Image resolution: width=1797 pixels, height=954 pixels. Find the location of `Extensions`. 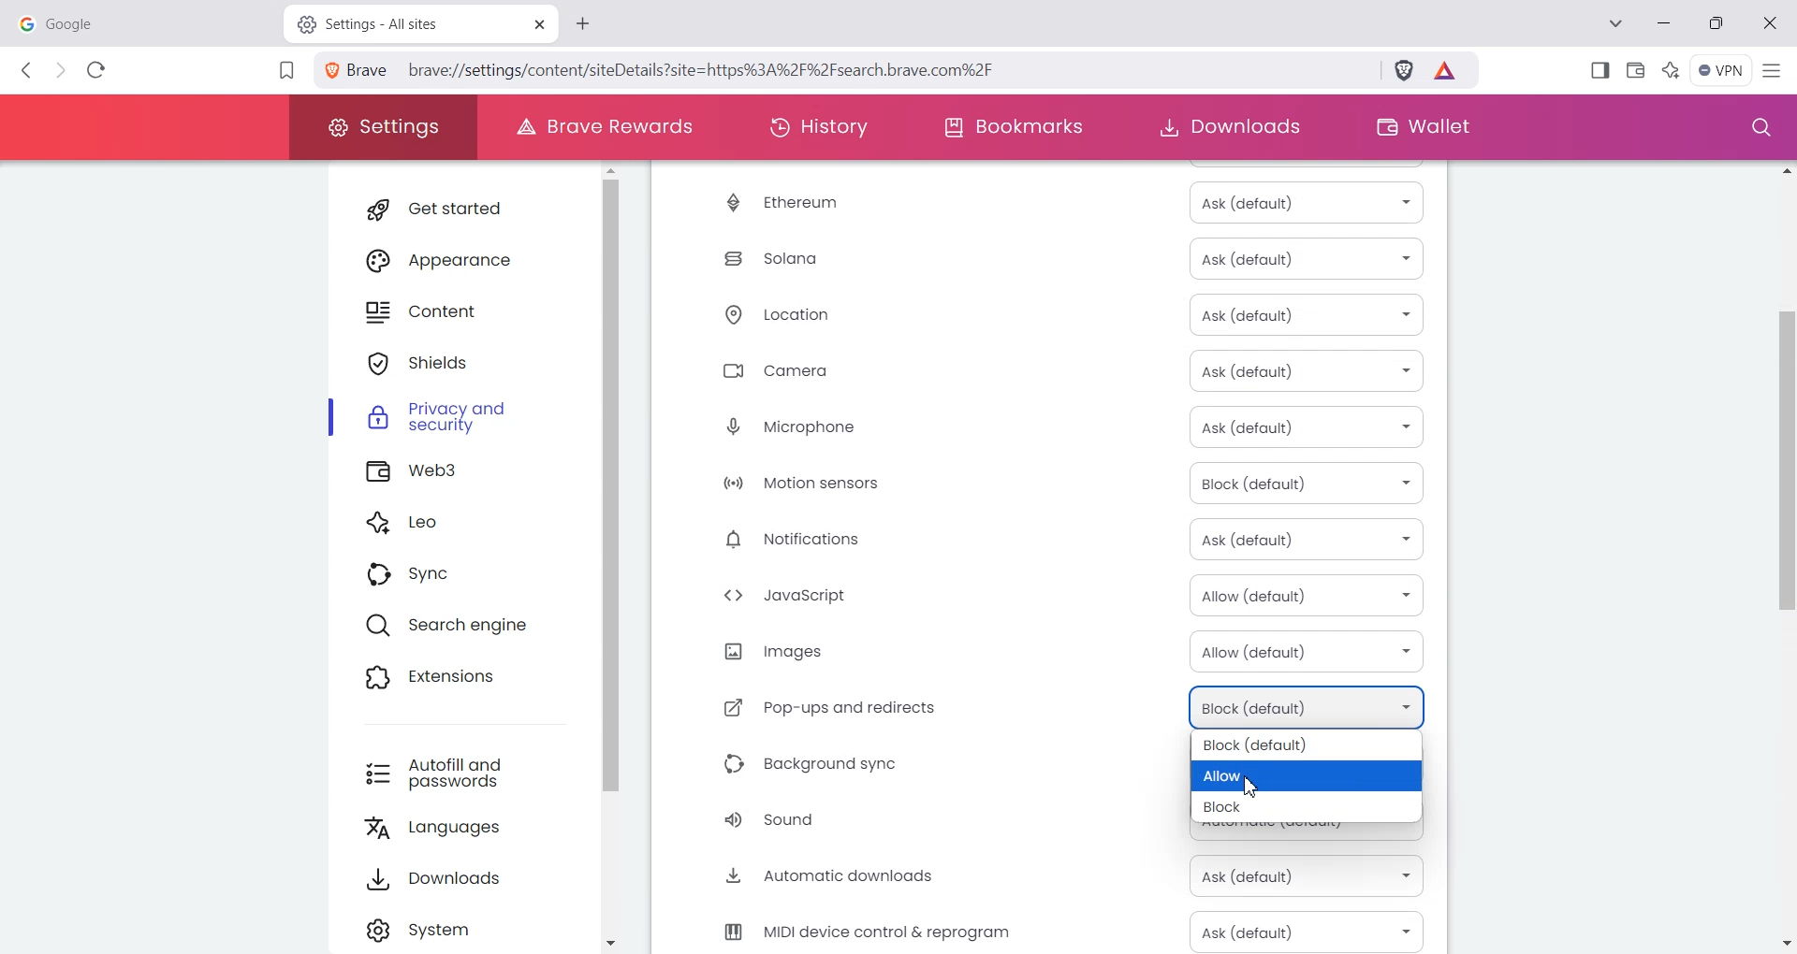

Extensions is located at coordinates (460, 680).